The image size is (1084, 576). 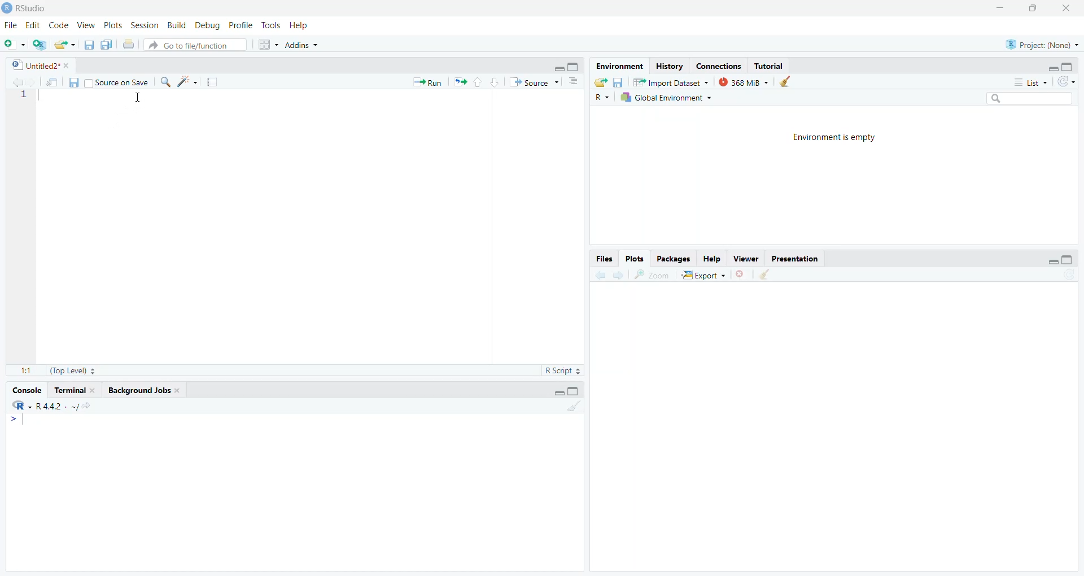 I want to click on clear, so click(x=765, y=275).